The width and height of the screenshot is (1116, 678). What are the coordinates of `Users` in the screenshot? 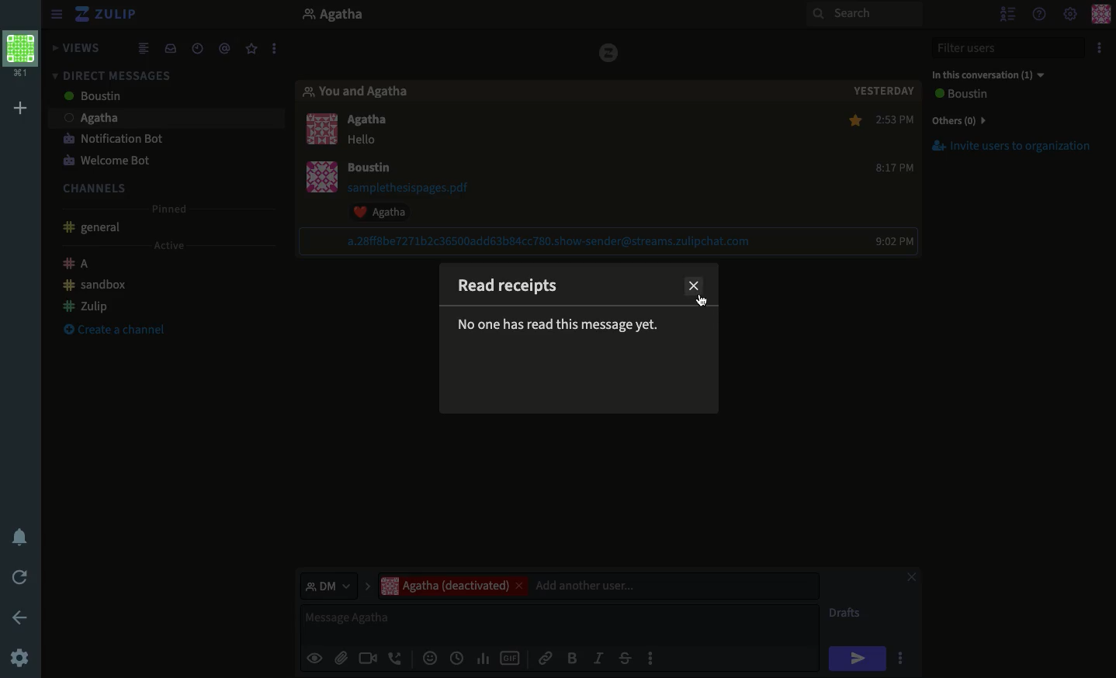 It's located at (598, 586).